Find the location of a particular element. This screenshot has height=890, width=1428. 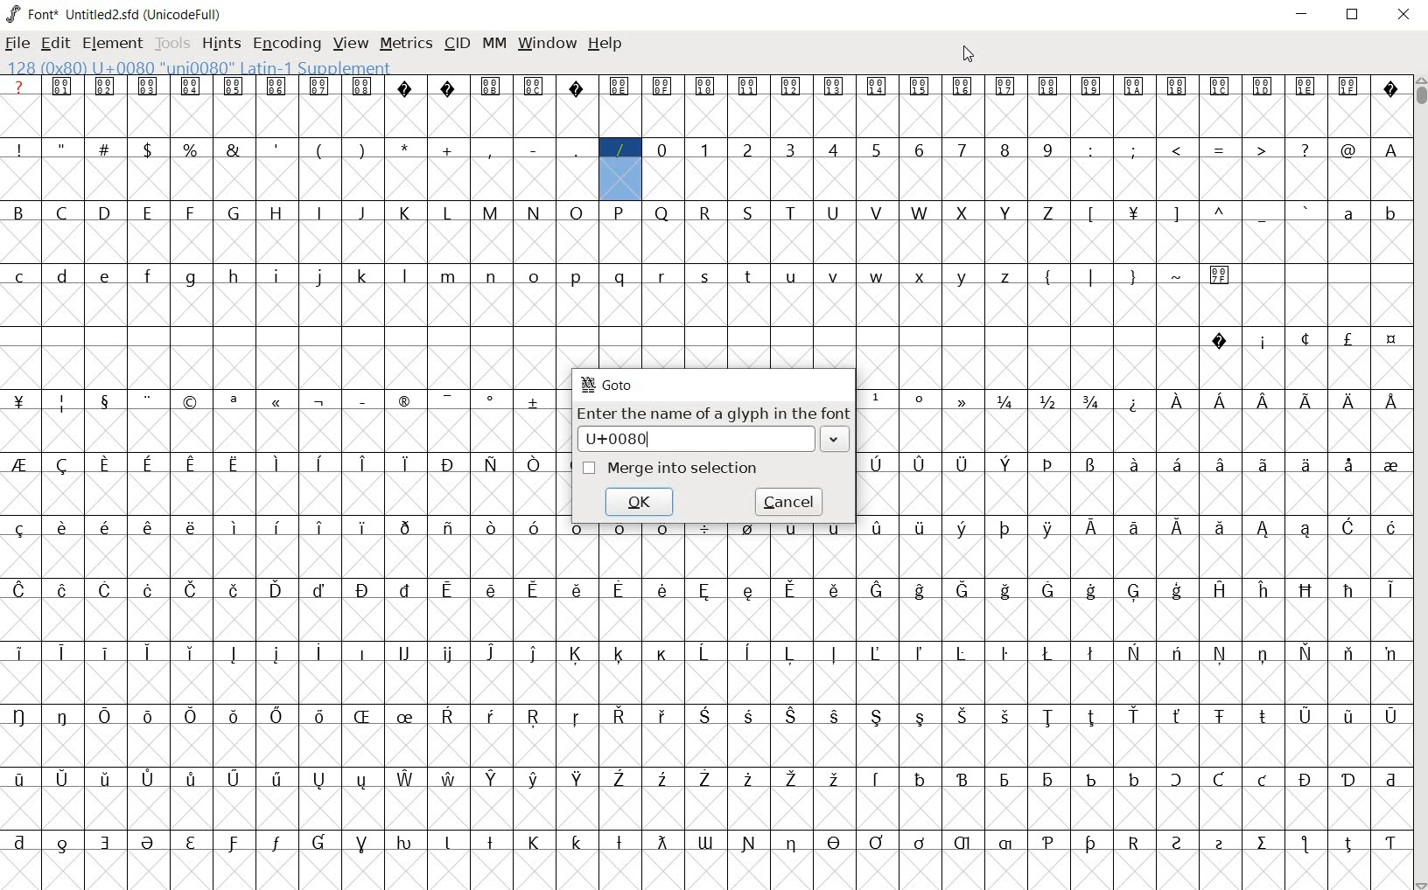

glyph is located at coordinates (961, 465).